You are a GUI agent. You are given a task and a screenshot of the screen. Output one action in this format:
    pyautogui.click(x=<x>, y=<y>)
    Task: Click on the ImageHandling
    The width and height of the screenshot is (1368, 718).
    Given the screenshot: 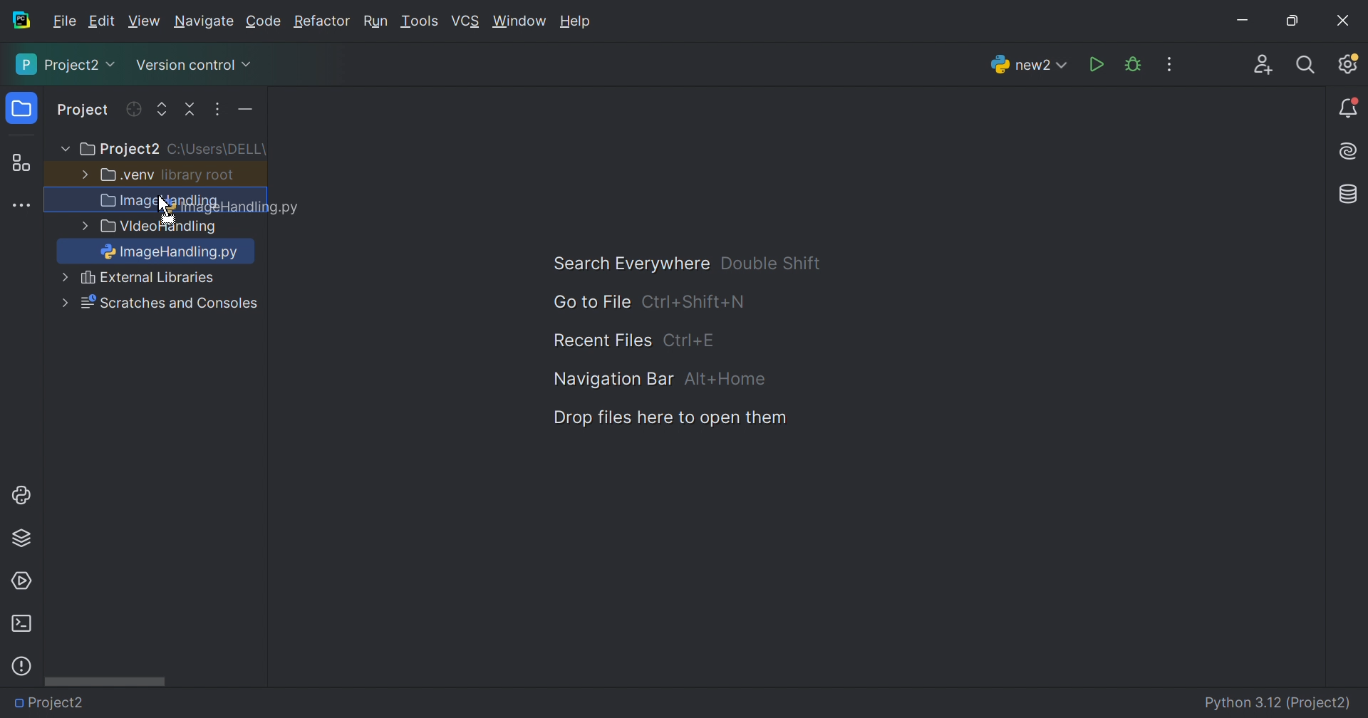 What is the action you would take?
    pyautogui.click(x=174, y=254)
    